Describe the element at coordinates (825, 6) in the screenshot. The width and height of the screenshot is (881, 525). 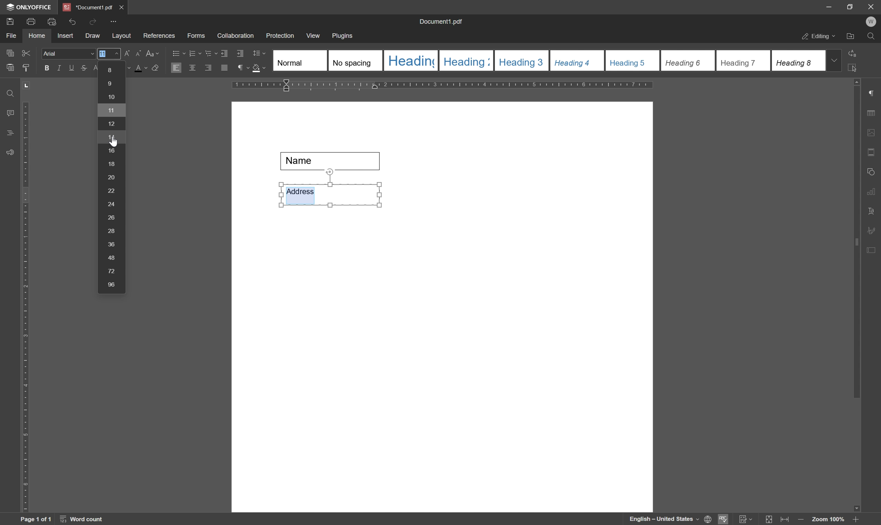
I see `minimize` at that location.